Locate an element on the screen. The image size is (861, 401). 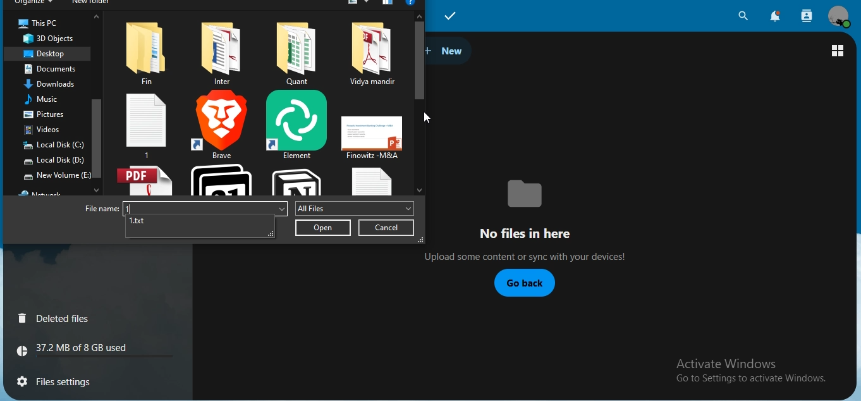
new is located at coordinates (452, 52).